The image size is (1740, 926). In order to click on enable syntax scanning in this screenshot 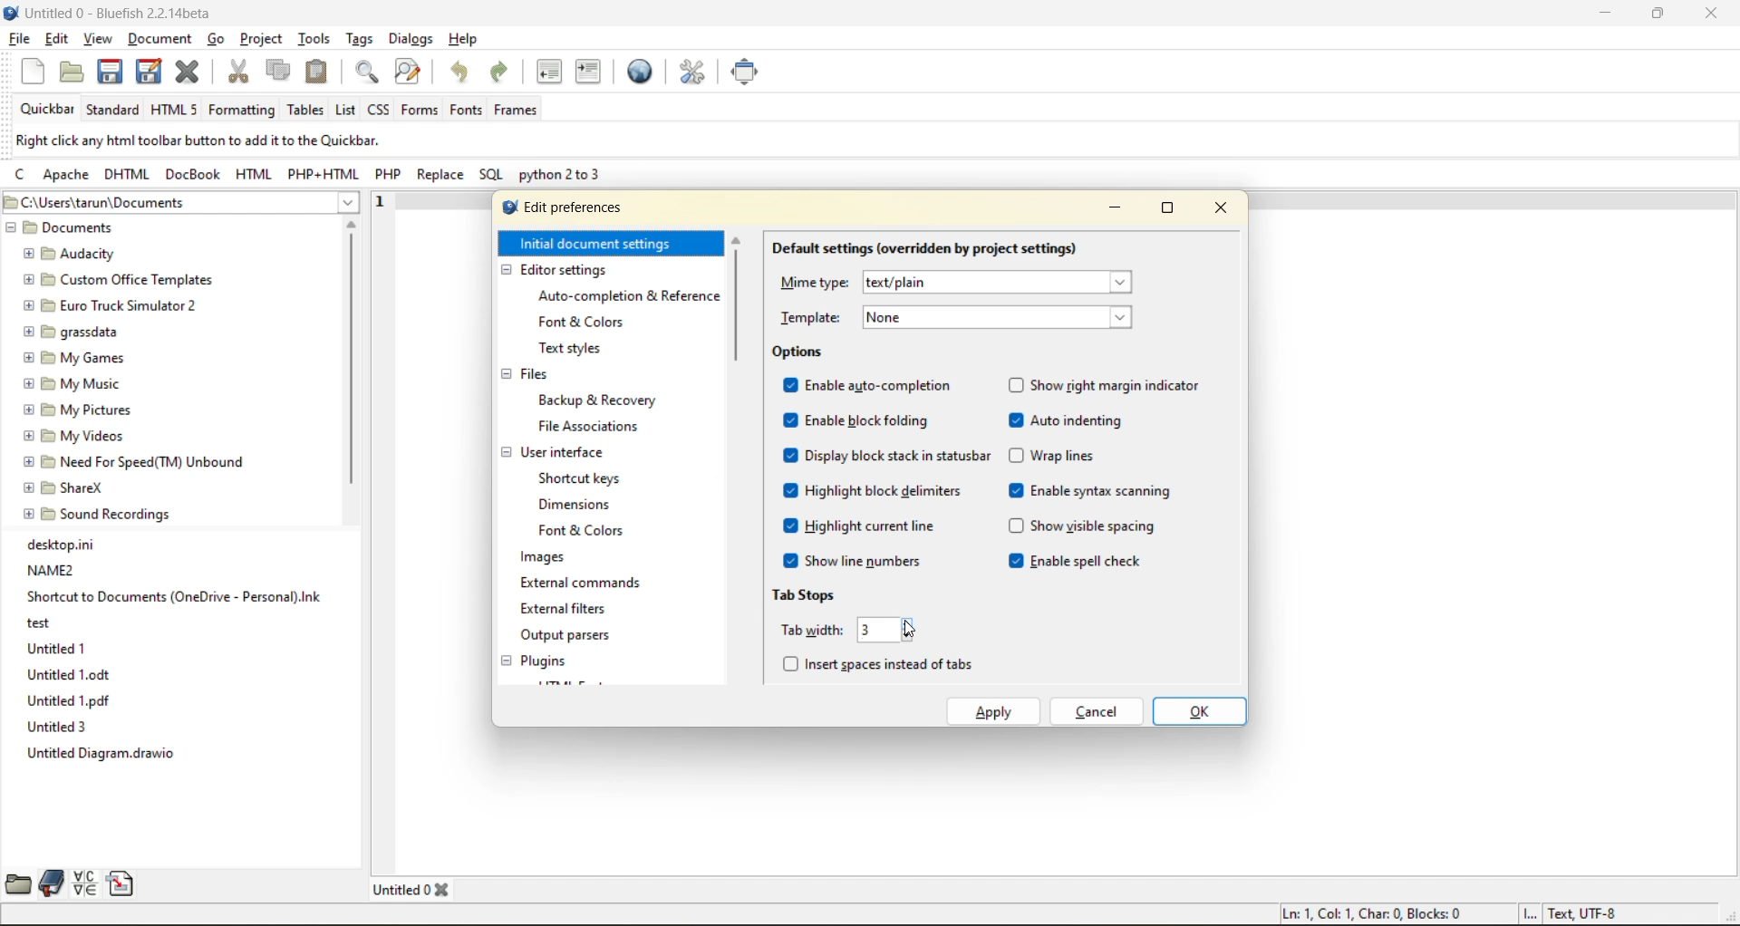, I will do `click(1092, 490)`.